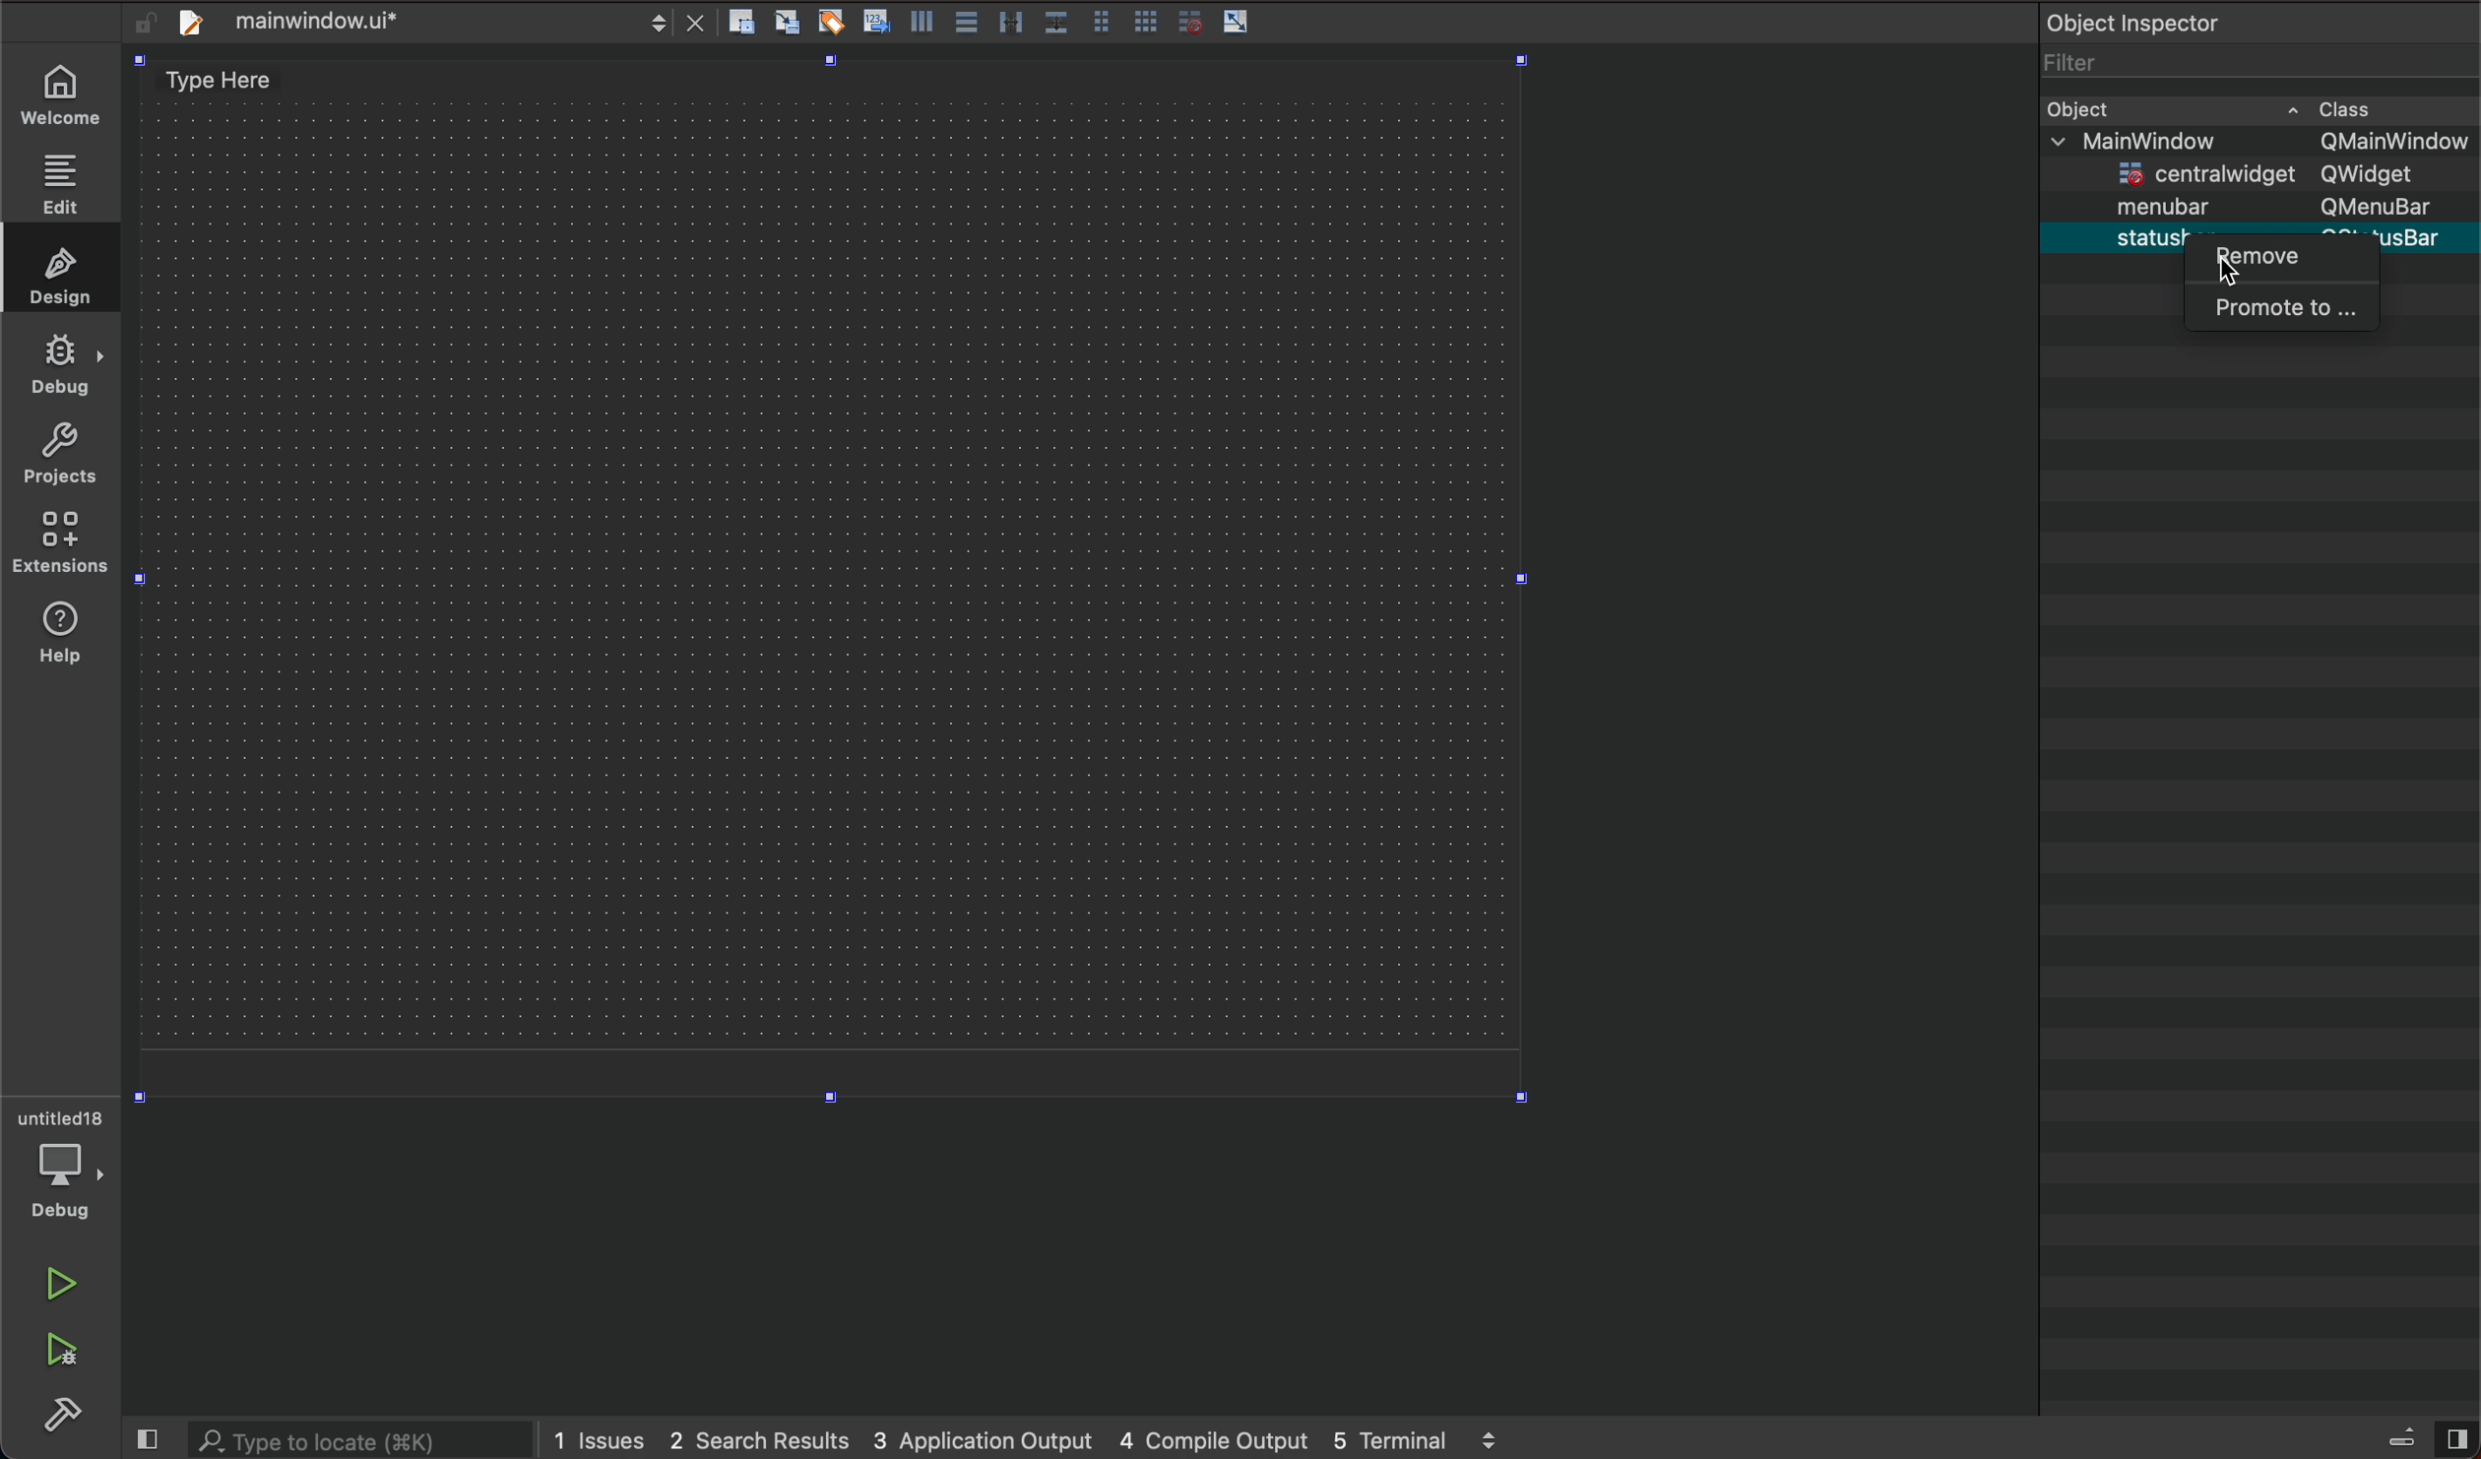 Image resolution: width=2481 pixels, height=1459 pixels. I want to click on 2 search results, so click(758, 1436).